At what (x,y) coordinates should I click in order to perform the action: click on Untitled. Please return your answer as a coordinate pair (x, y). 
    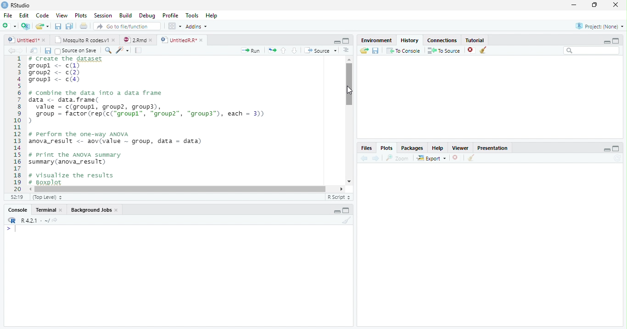
    Looking at the image, I should click on (27, 40).